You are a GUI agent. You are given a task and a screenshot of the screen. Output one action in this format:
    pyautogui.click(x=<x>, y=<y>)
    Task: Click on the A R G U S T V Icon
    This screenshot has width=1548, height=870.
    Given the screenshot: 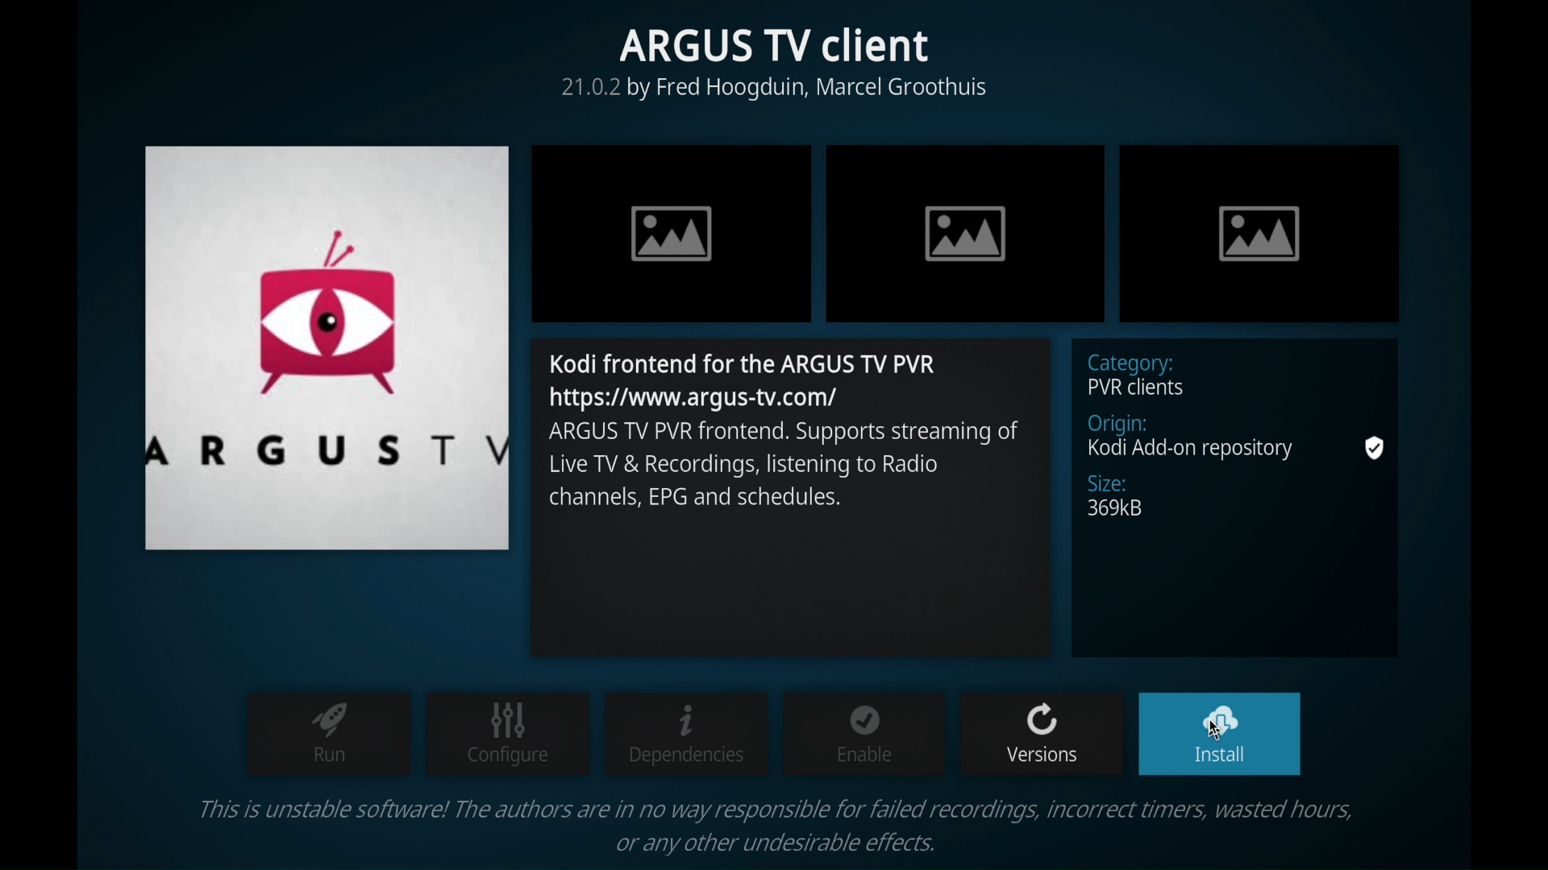 What is the action you would take?
    pyautogui.click(x=328, y=346)
    